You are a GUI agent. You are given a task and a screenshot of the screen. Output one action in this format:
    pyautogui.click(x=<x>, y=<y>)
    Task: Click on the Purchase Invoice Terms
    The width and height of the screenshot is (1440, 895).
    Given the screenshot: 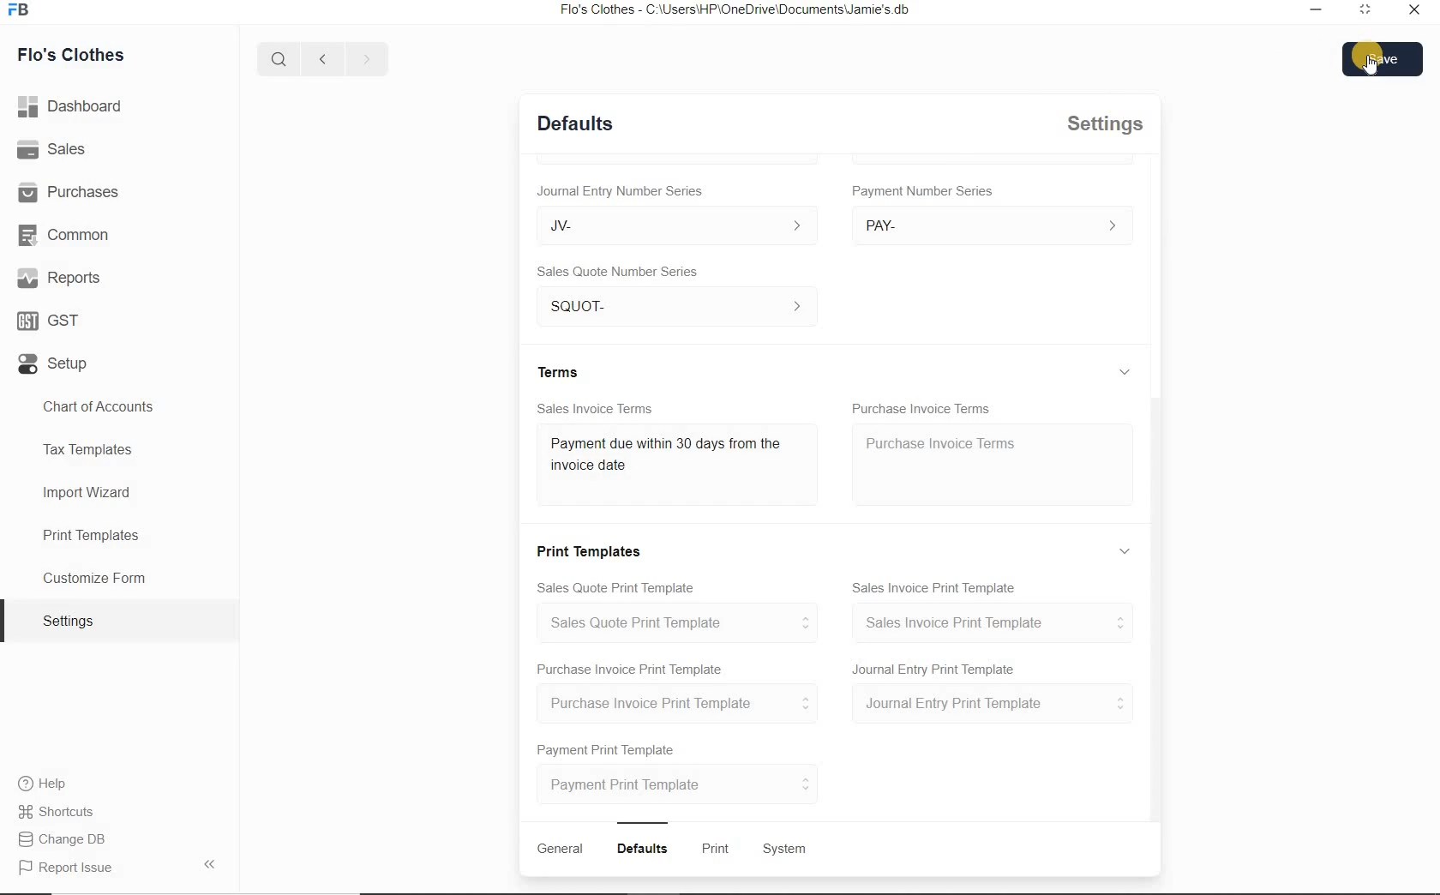 What is the action you would take?
    pyautogui.click(x=921, y=406)
    